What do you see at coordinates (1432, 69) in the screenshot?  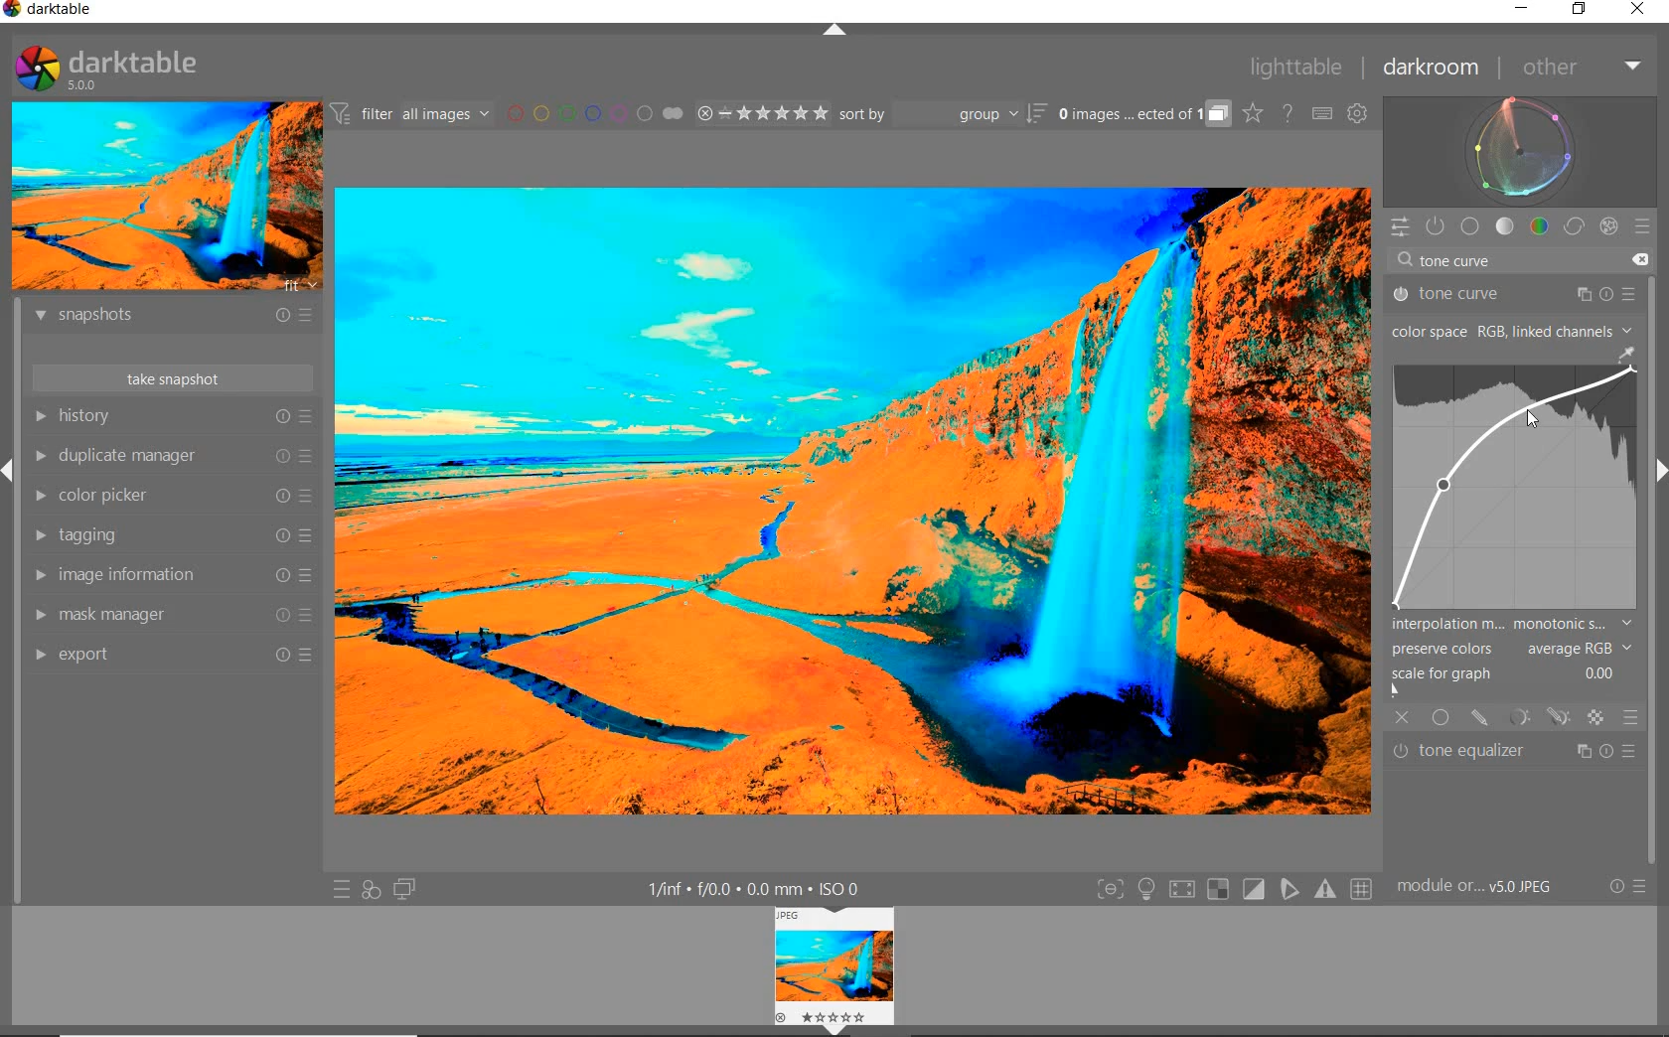 I see `darkroom` at bounding box center [1432, 69].